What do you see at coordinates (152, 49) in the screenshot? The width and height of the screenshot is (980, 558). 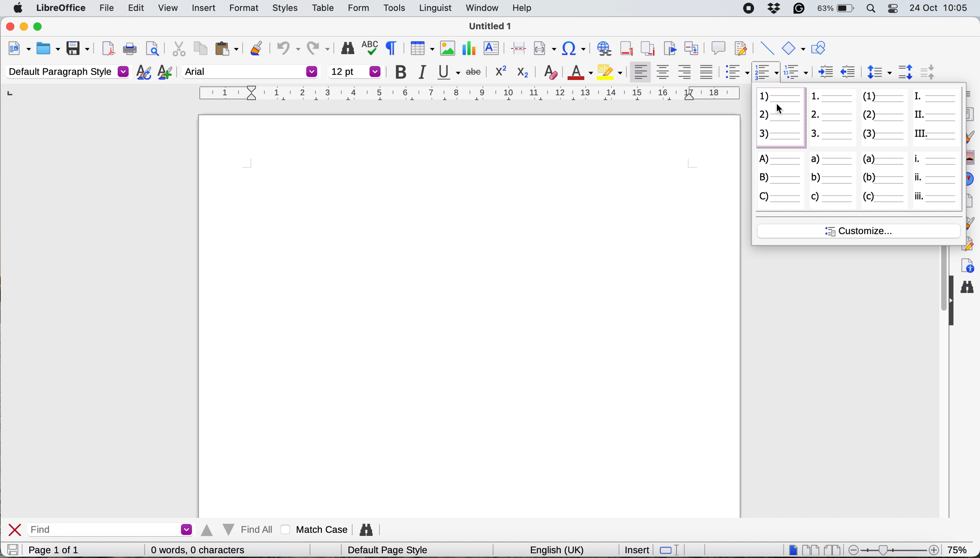 I see `print preview` at bounding box center [152, 49].